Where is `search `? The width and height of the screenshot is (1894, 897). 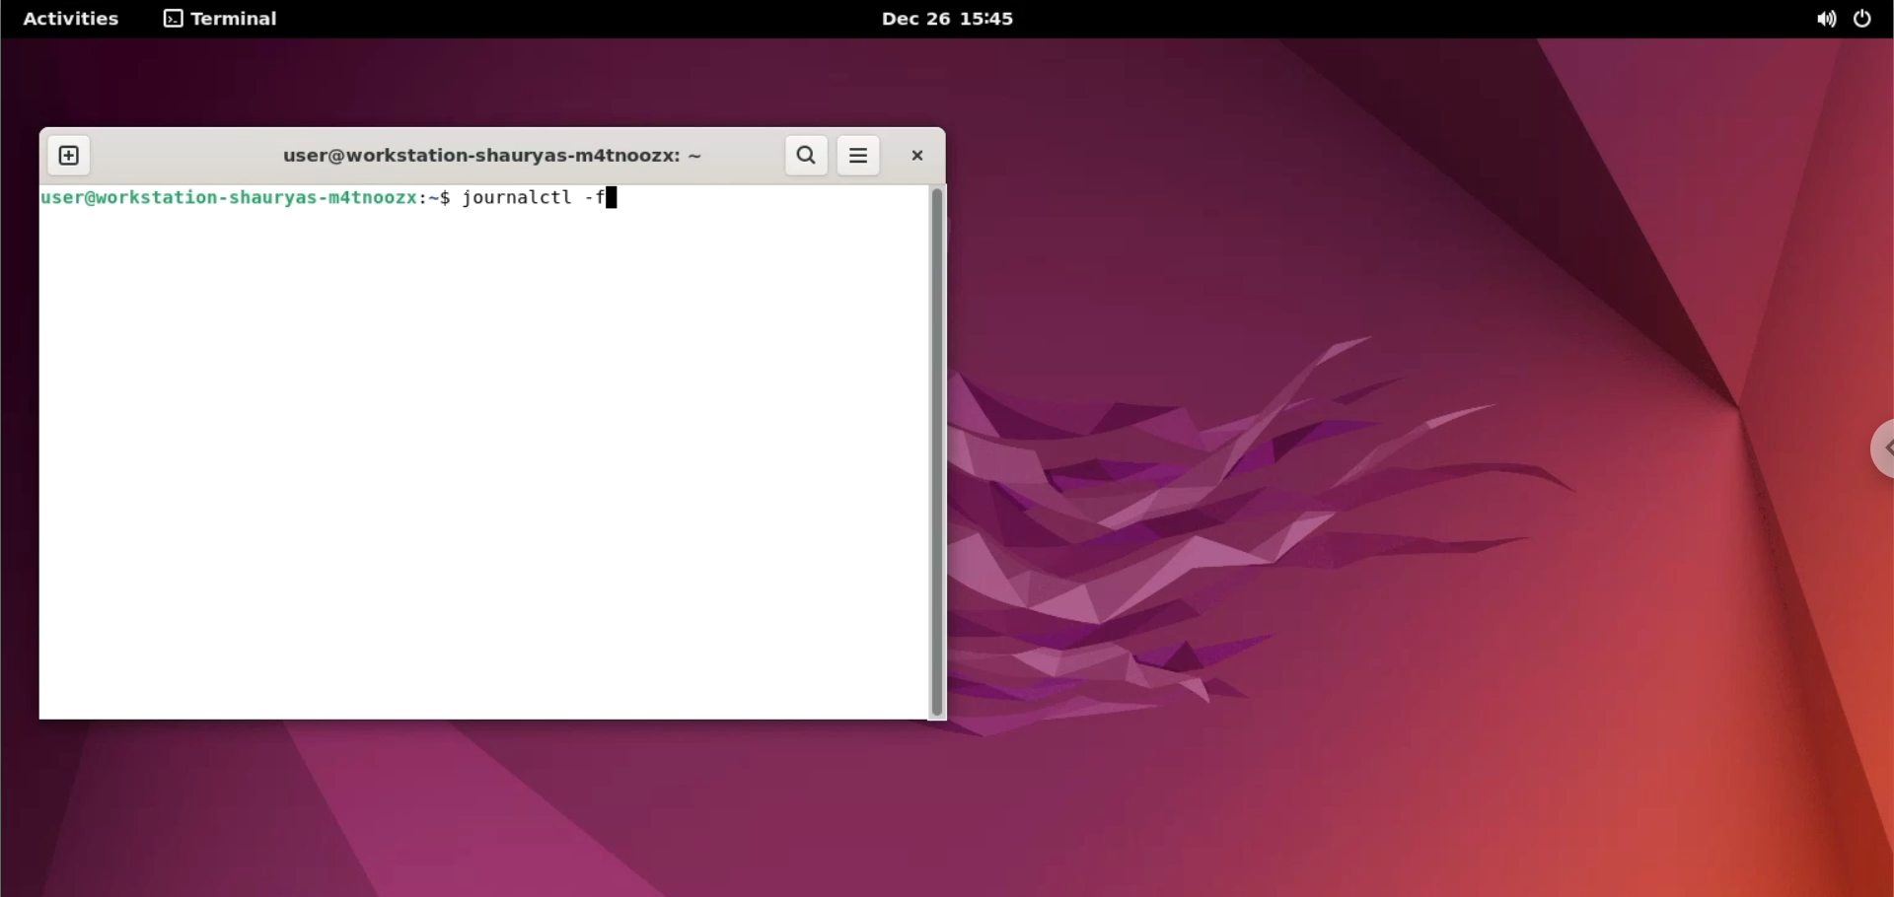 search  is located at coordinates (803, 157).